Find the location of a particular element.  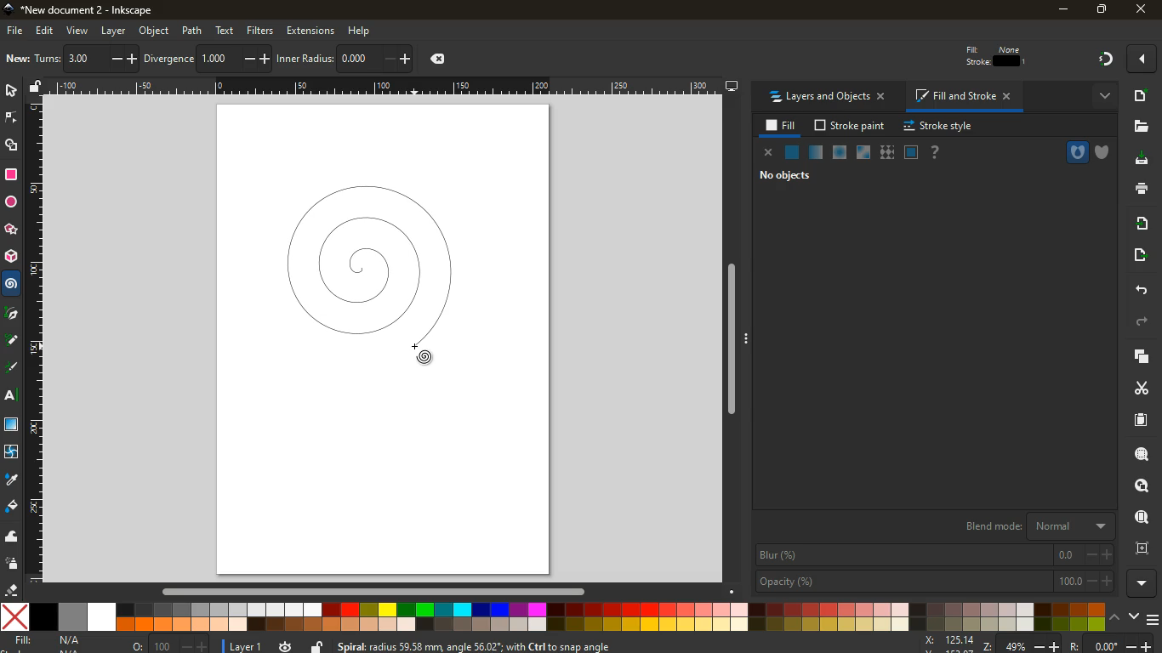

back is located at coordinates (1139, 290).